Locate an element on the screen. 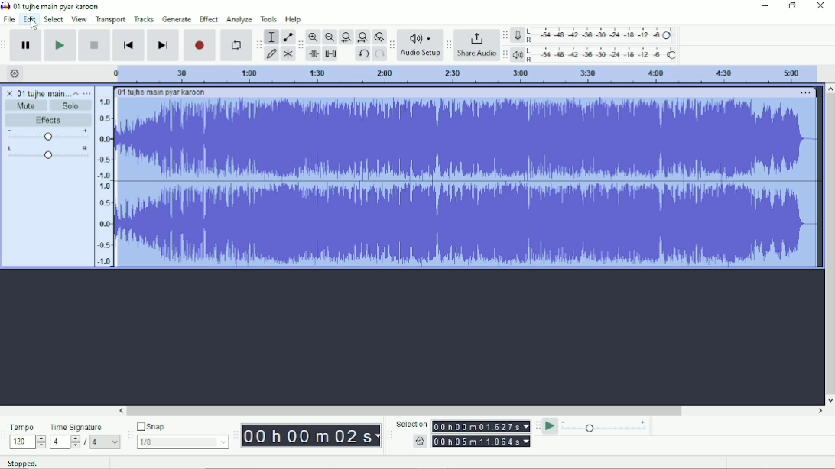 The image size is (835, 469). File is located at coordinates (9, 19).